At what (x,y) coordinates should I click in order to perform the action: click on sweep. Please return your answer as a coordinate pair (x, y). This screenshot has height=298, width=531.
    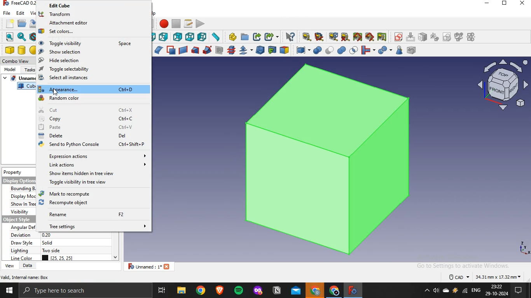
    Looking at the image, I should click on (207, 50).